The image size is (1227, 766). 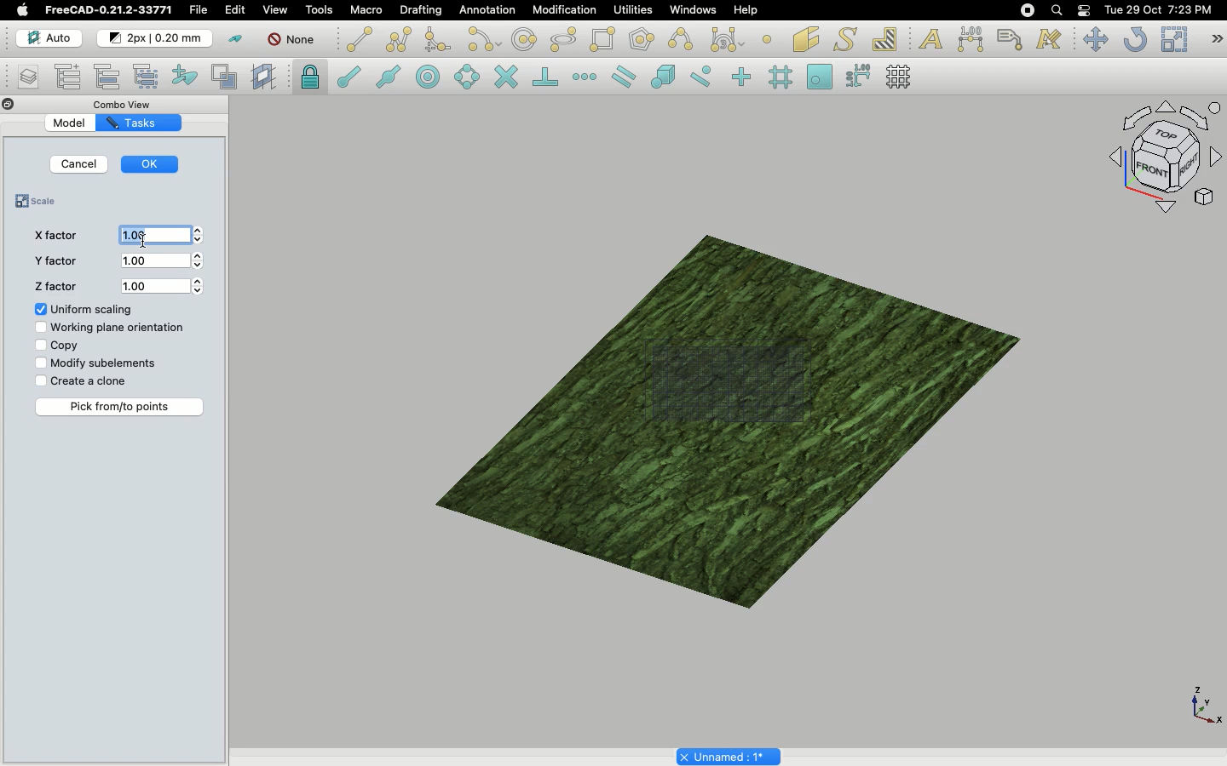 What do you see at coordinates (266, 78) in the screenshot?
I see `Create working plane proxy` at bounding box center [266, 78].